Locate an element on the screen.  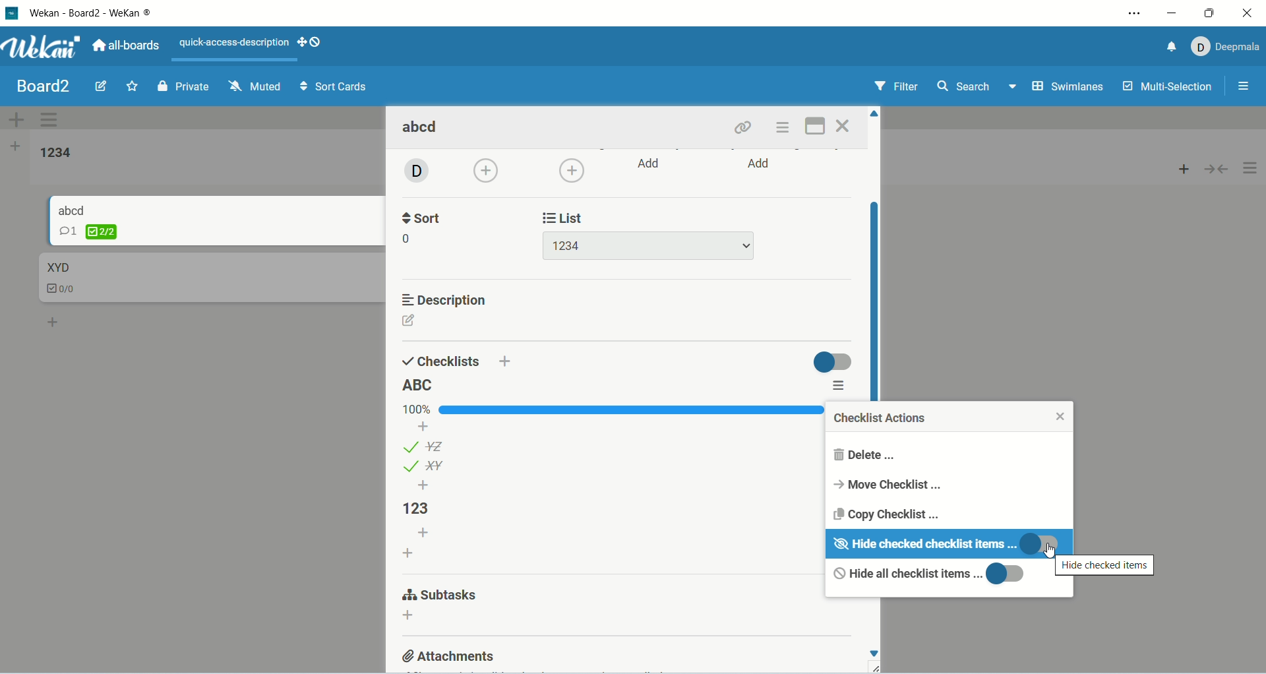
options is located at coordinates (837, 386).